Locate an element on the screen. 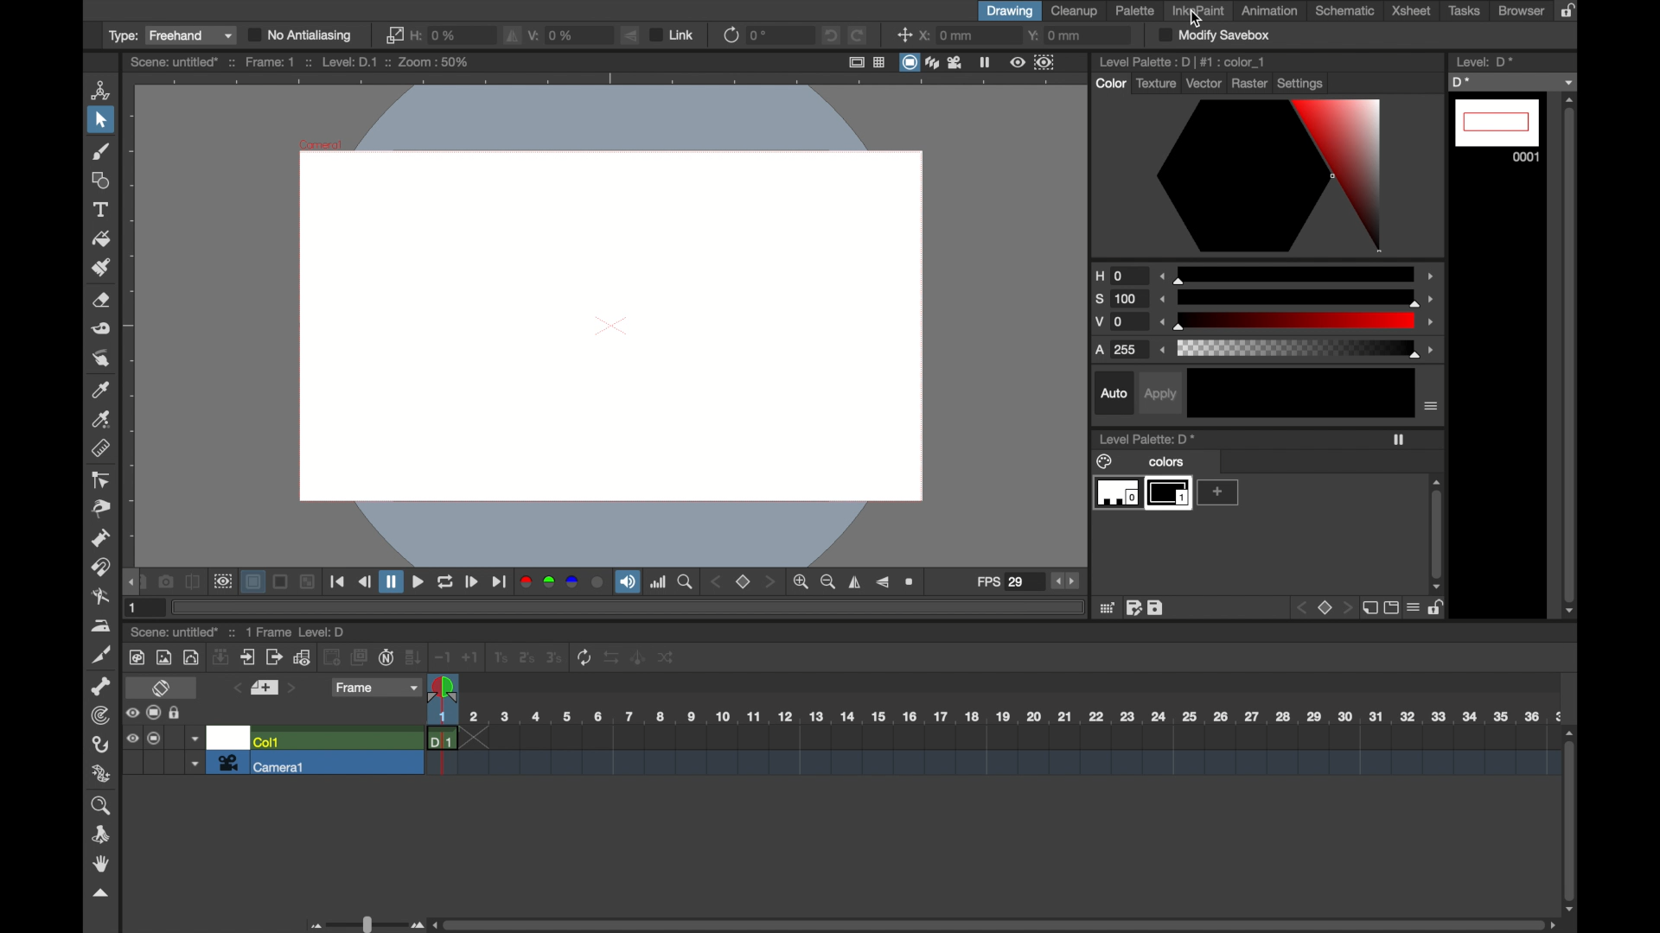 This screenshot has height=933, width=1660. iron tool is located at coordinates (102, 625).